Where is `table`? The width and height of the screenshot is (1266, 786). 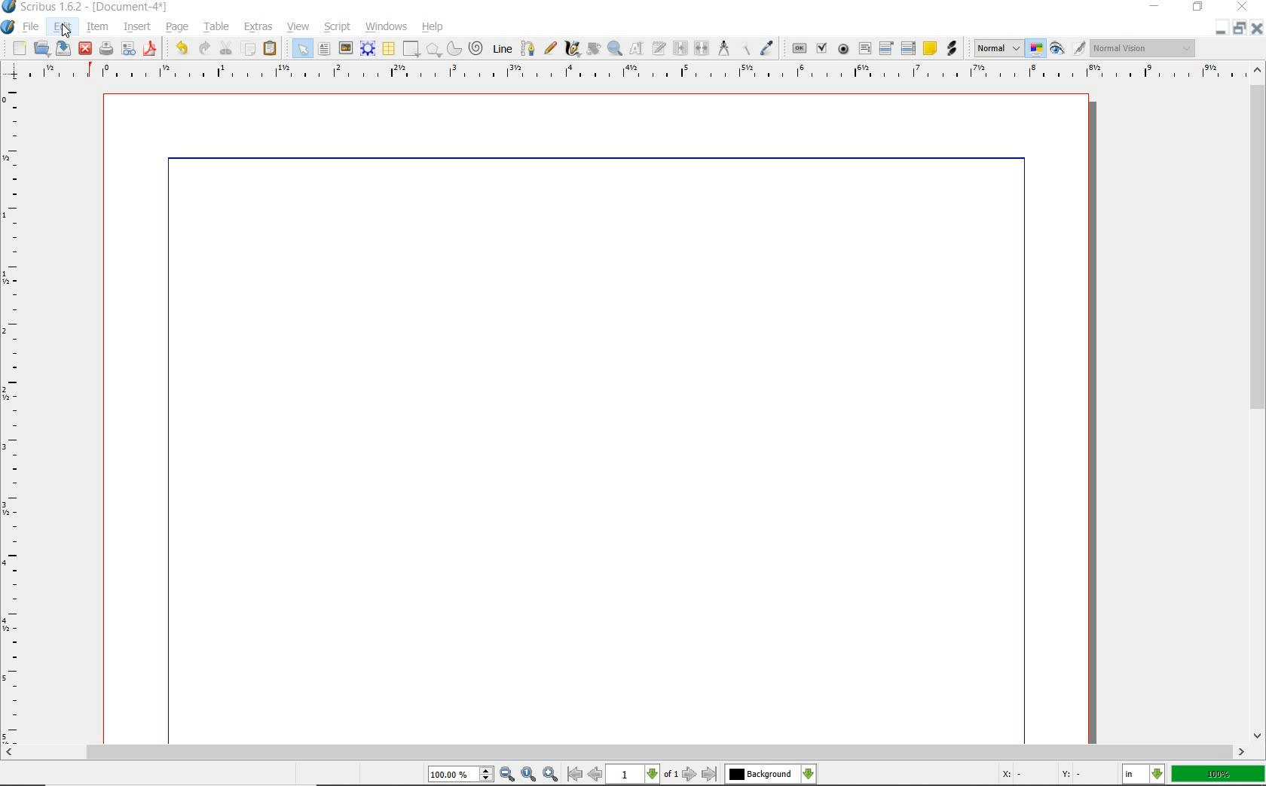
table is located at coordinates (214, 26).